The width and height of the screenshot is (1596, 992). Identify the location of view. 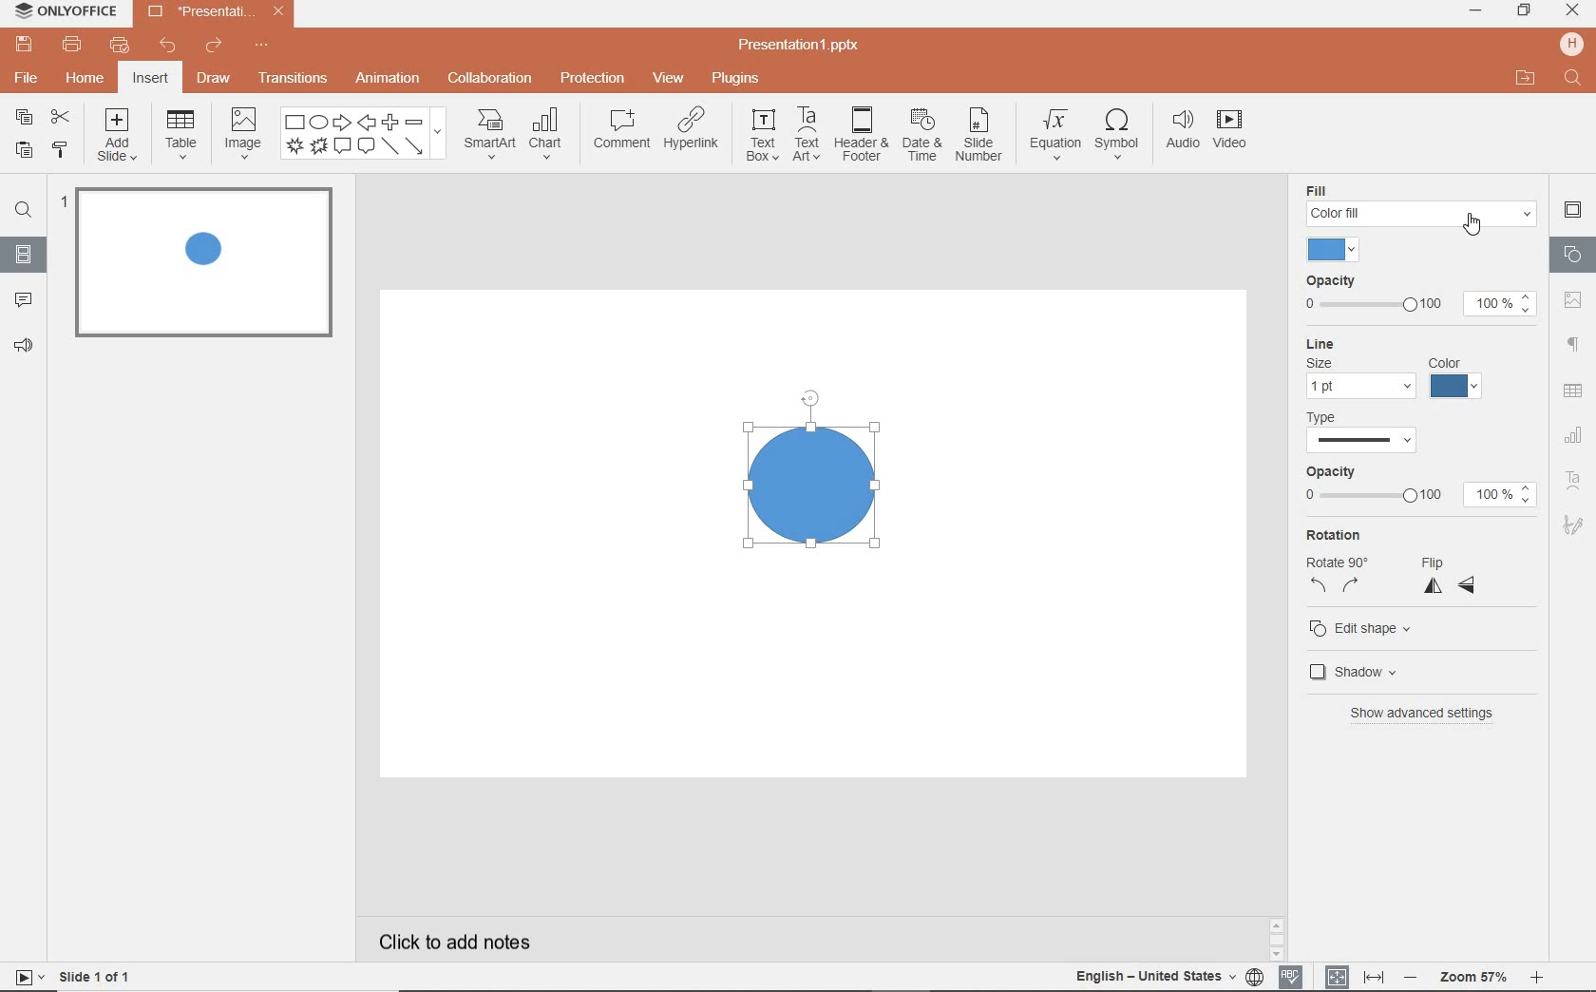
(667, 80).